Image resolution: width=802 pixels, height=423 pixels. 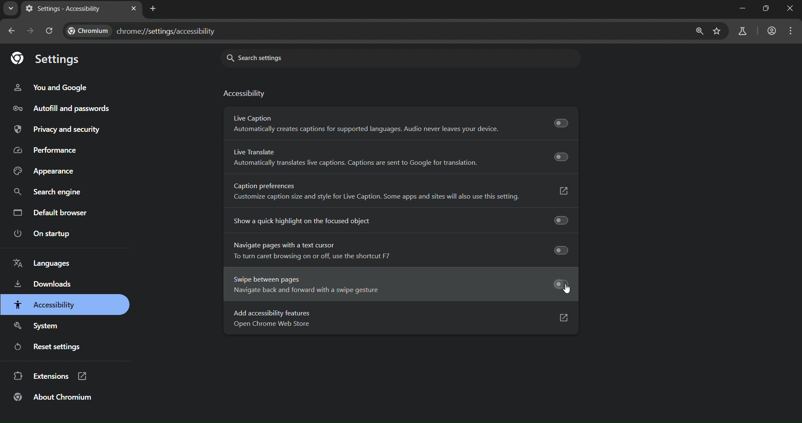 I want to click on downloads, so click(x=42, y=285).